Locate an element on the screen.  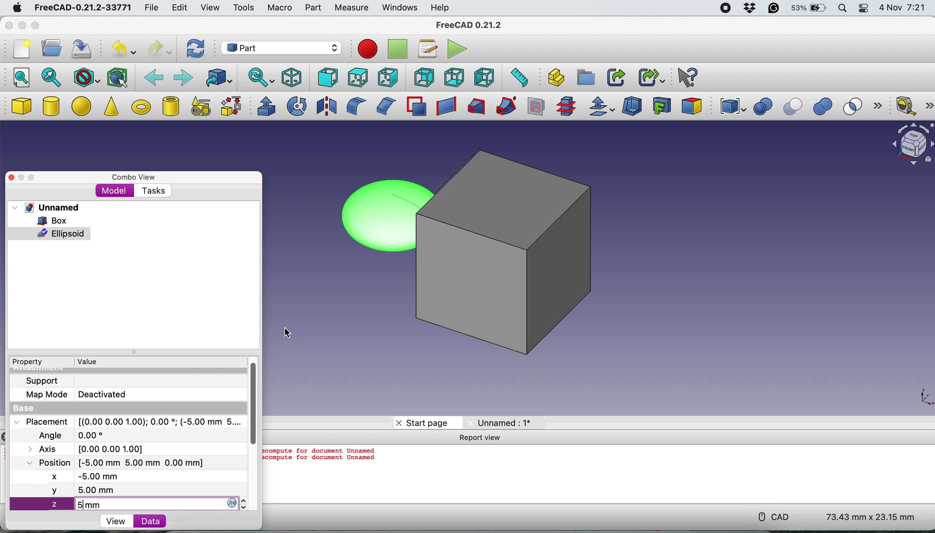
make face from wires is located at coordinates (416, 106).